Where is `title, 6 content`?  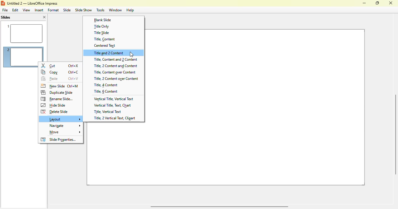 title, 6 content is located at coordinates (106, 91).